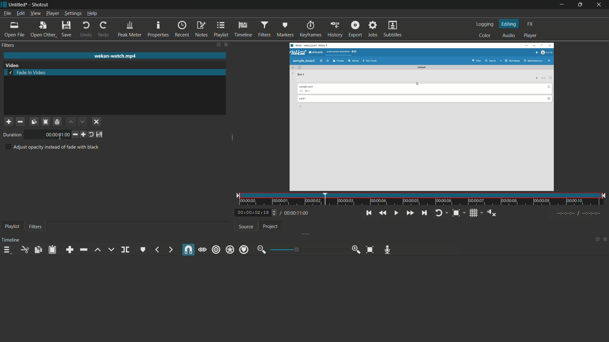 The image size is (609, 342). Describe the element at coordinates (531, 24) in the screenshot. I see `fx` at that location.